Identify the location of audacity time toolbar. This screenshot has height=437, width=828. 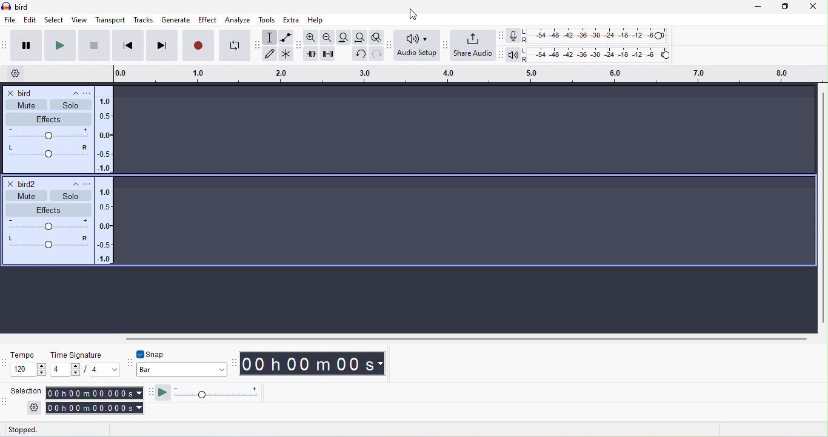
(235, 364).